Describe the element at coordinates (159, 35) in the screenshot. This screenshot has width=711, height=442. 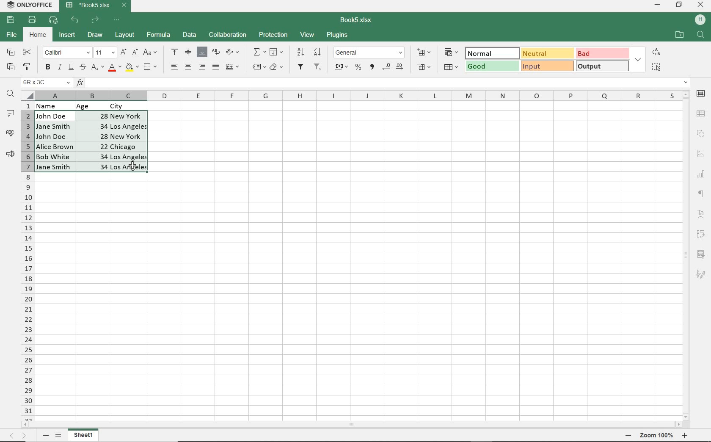
I see `FORMULA` at that location.